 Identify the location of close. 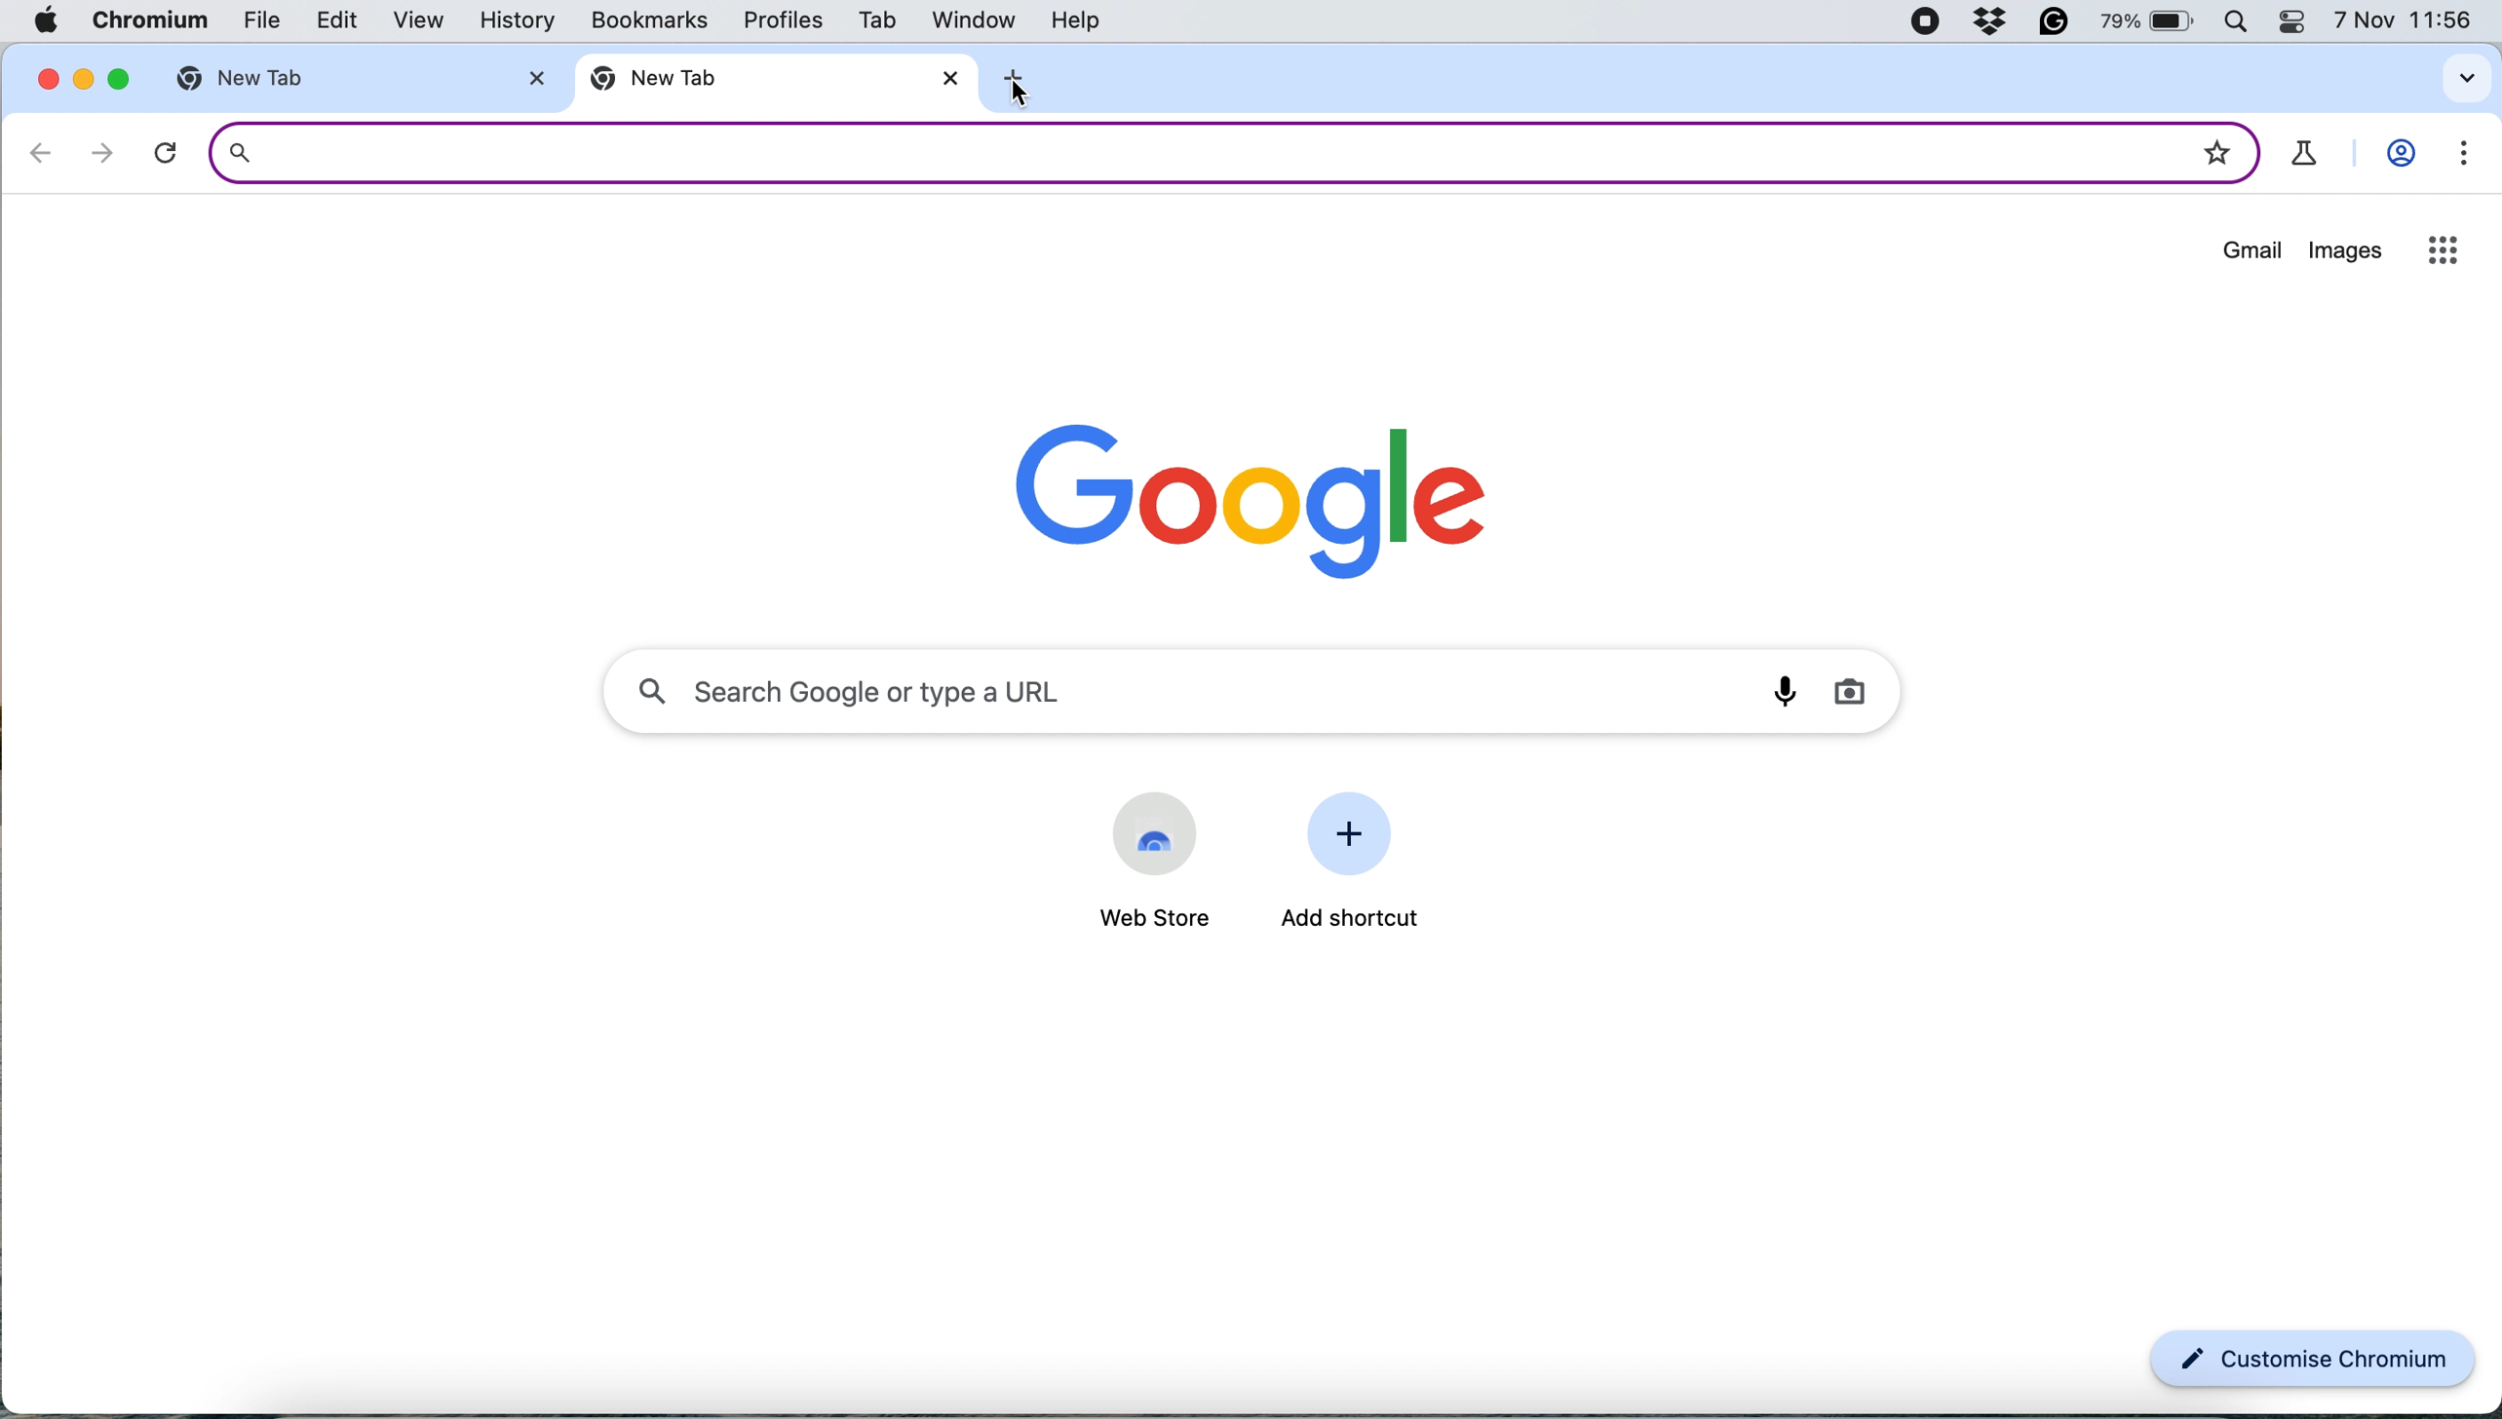
(47, 77).